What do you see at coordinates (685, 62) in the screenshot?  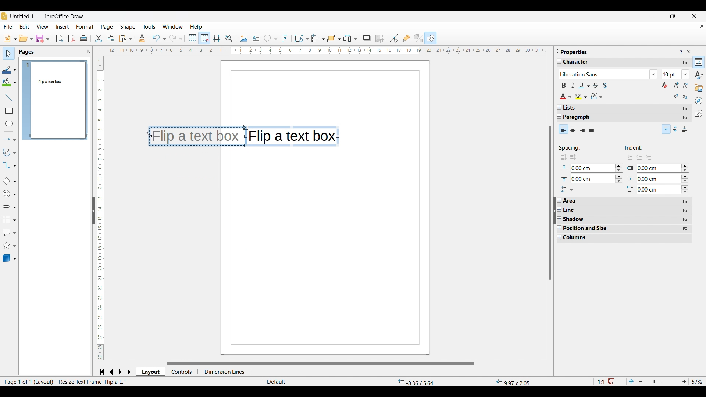 I see `More options` at bounding box center [685, 62].